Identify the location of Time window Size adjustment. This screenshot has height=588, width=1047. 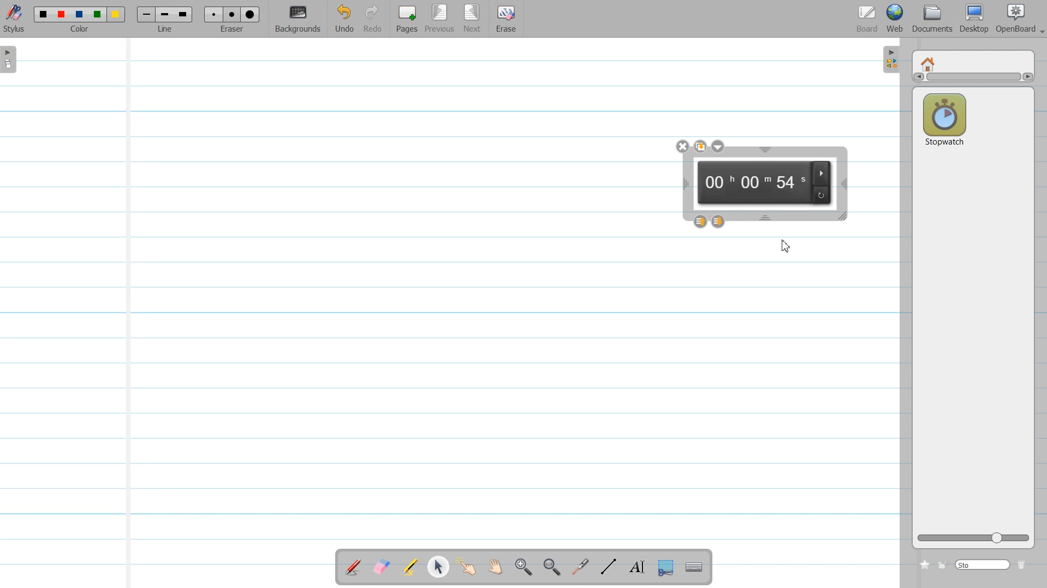
(843, 217).